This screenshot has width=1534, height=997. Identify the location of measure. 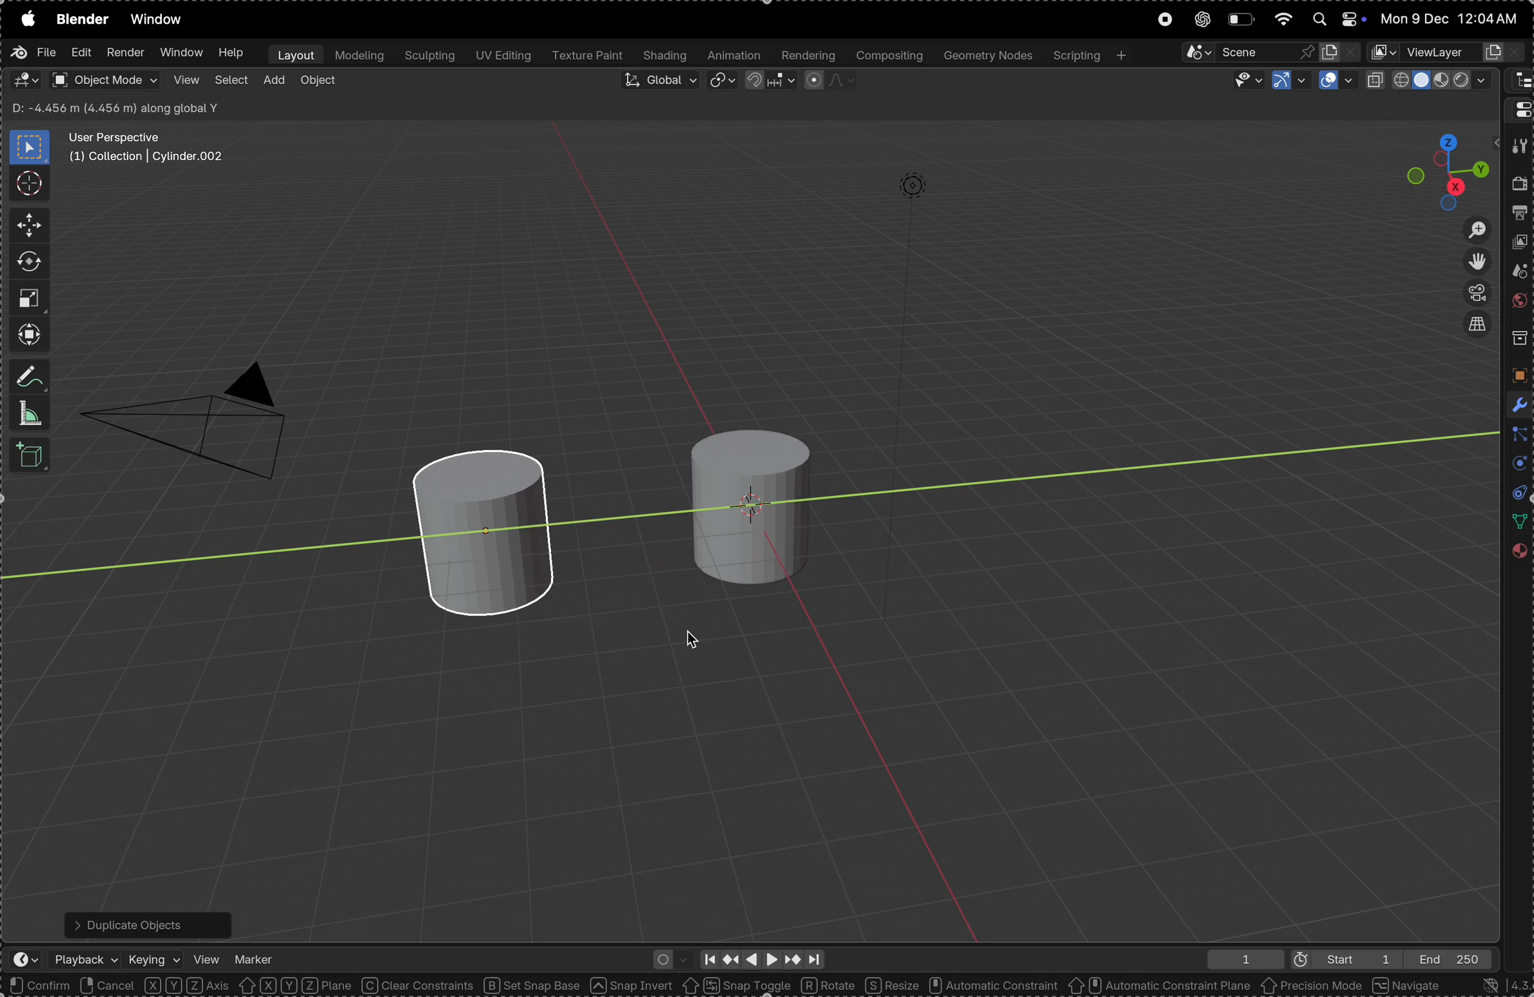
(30, 413).